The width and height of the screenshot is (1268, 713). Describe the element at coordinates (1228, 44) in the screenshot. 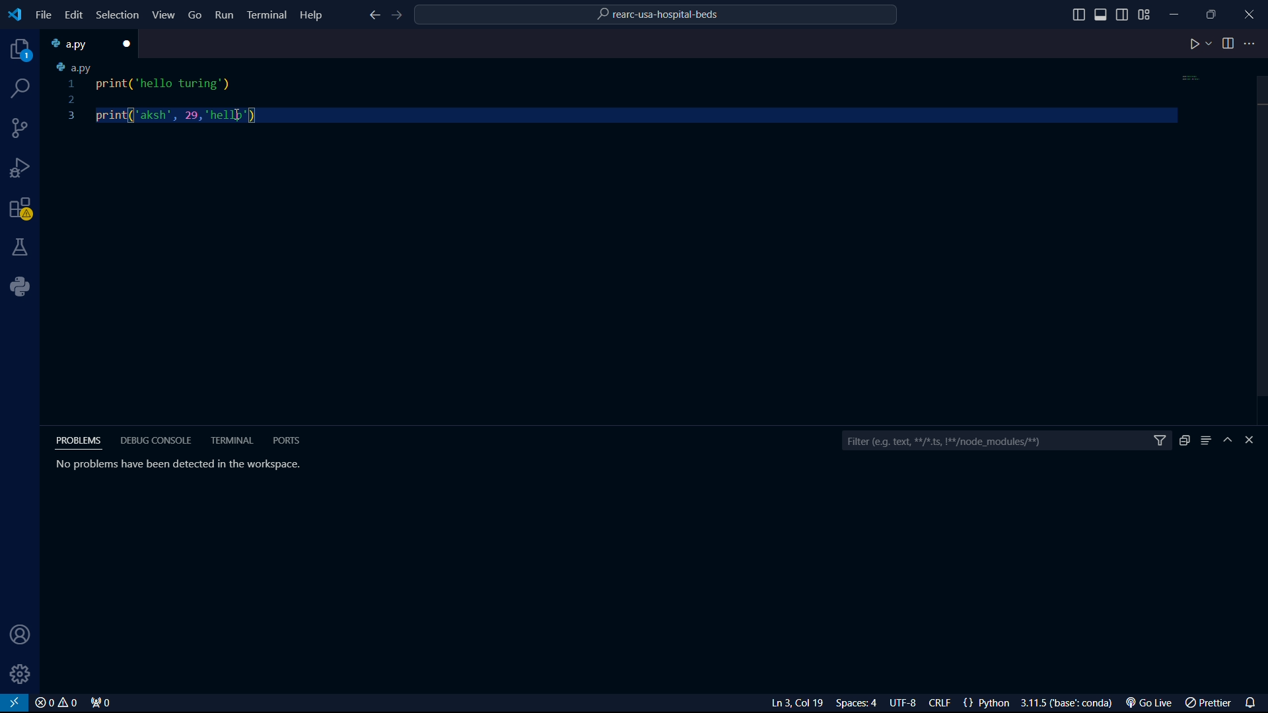

I see `toggle` at that location.